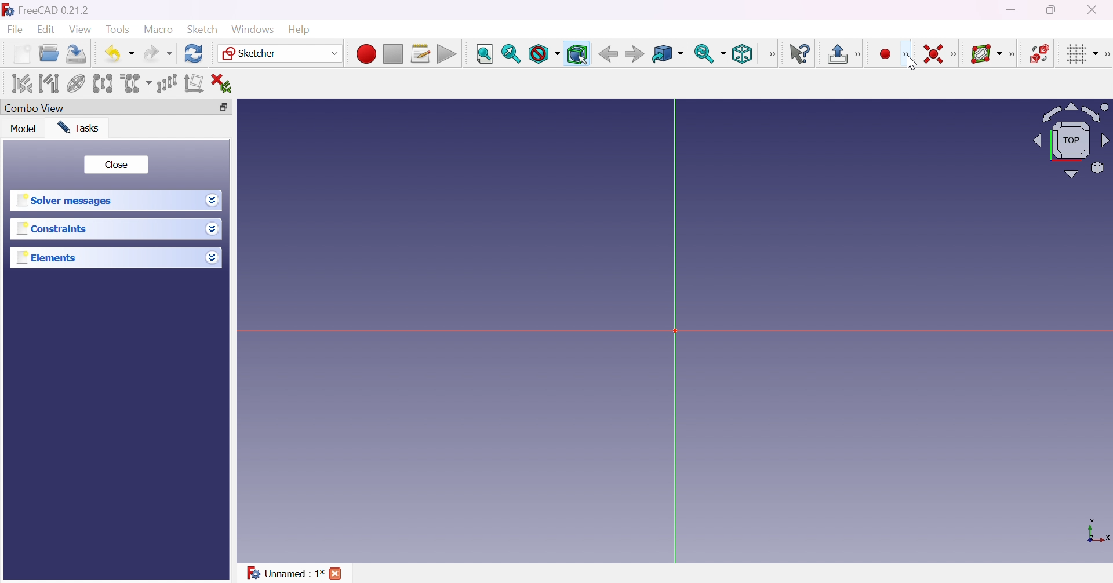 Image resolution: width=1113 pixels, height=583 pixels. What do you see at coordinates (742, 53) in the screenshot?
I see `Isometric` at bounding box center [742, 53].